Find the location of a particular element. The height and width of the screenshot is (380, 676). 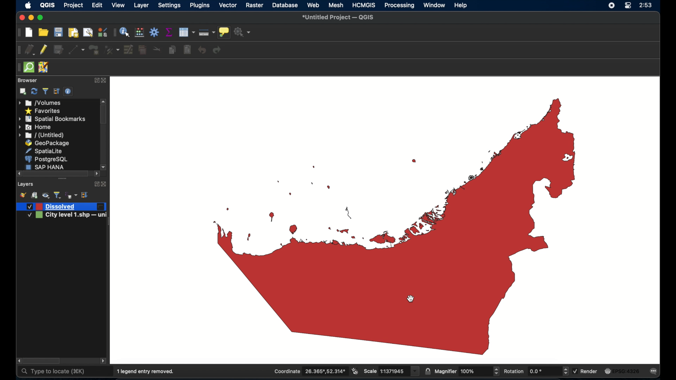

manage map theme is located at coordinates (45, 196).